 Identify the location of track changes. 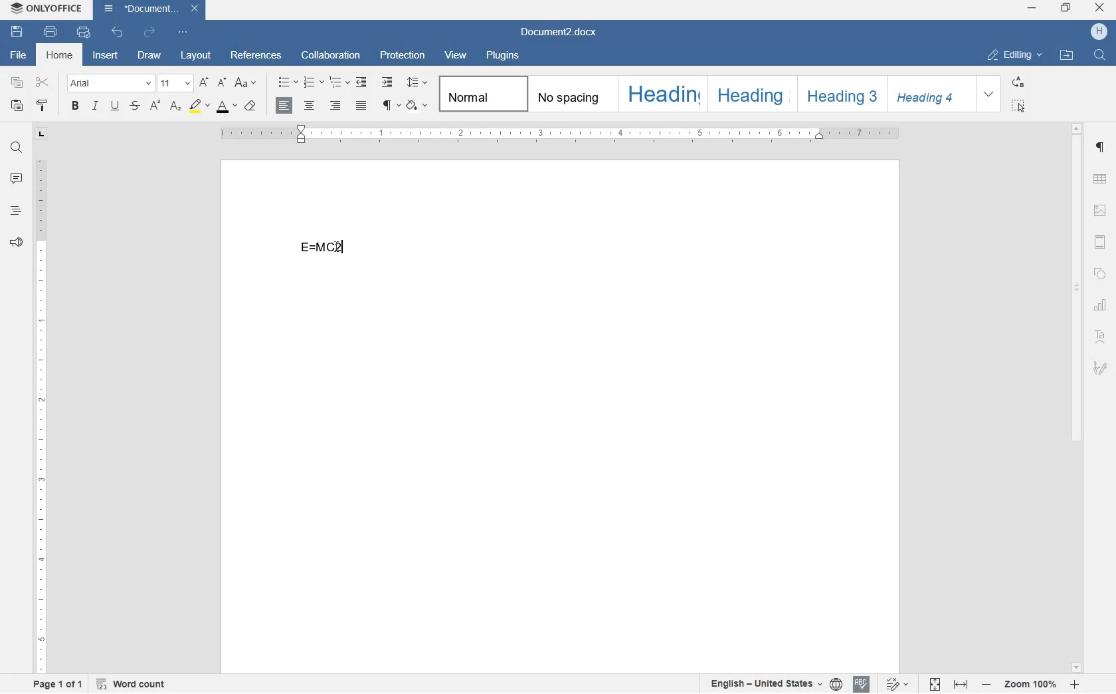
(898, 685).